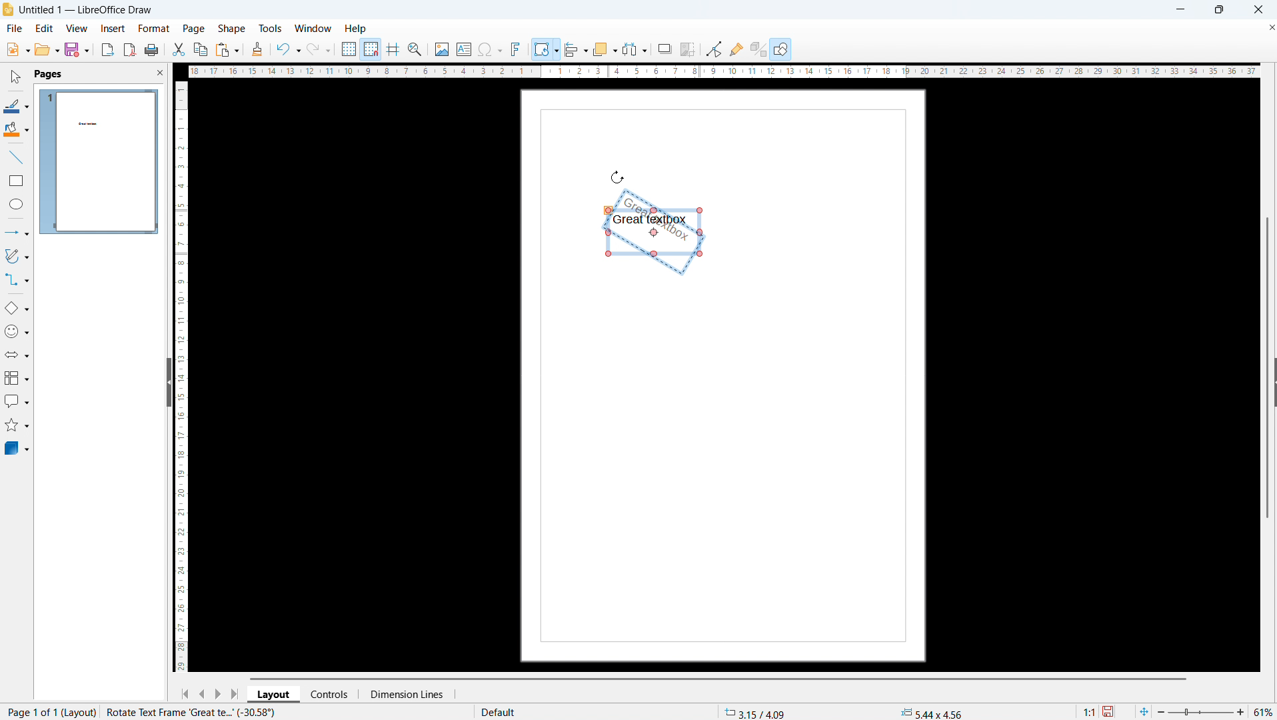  What do you see at coordinates (356, 29) in the screenshot?
I see `help` at bounding box center [356, 29].